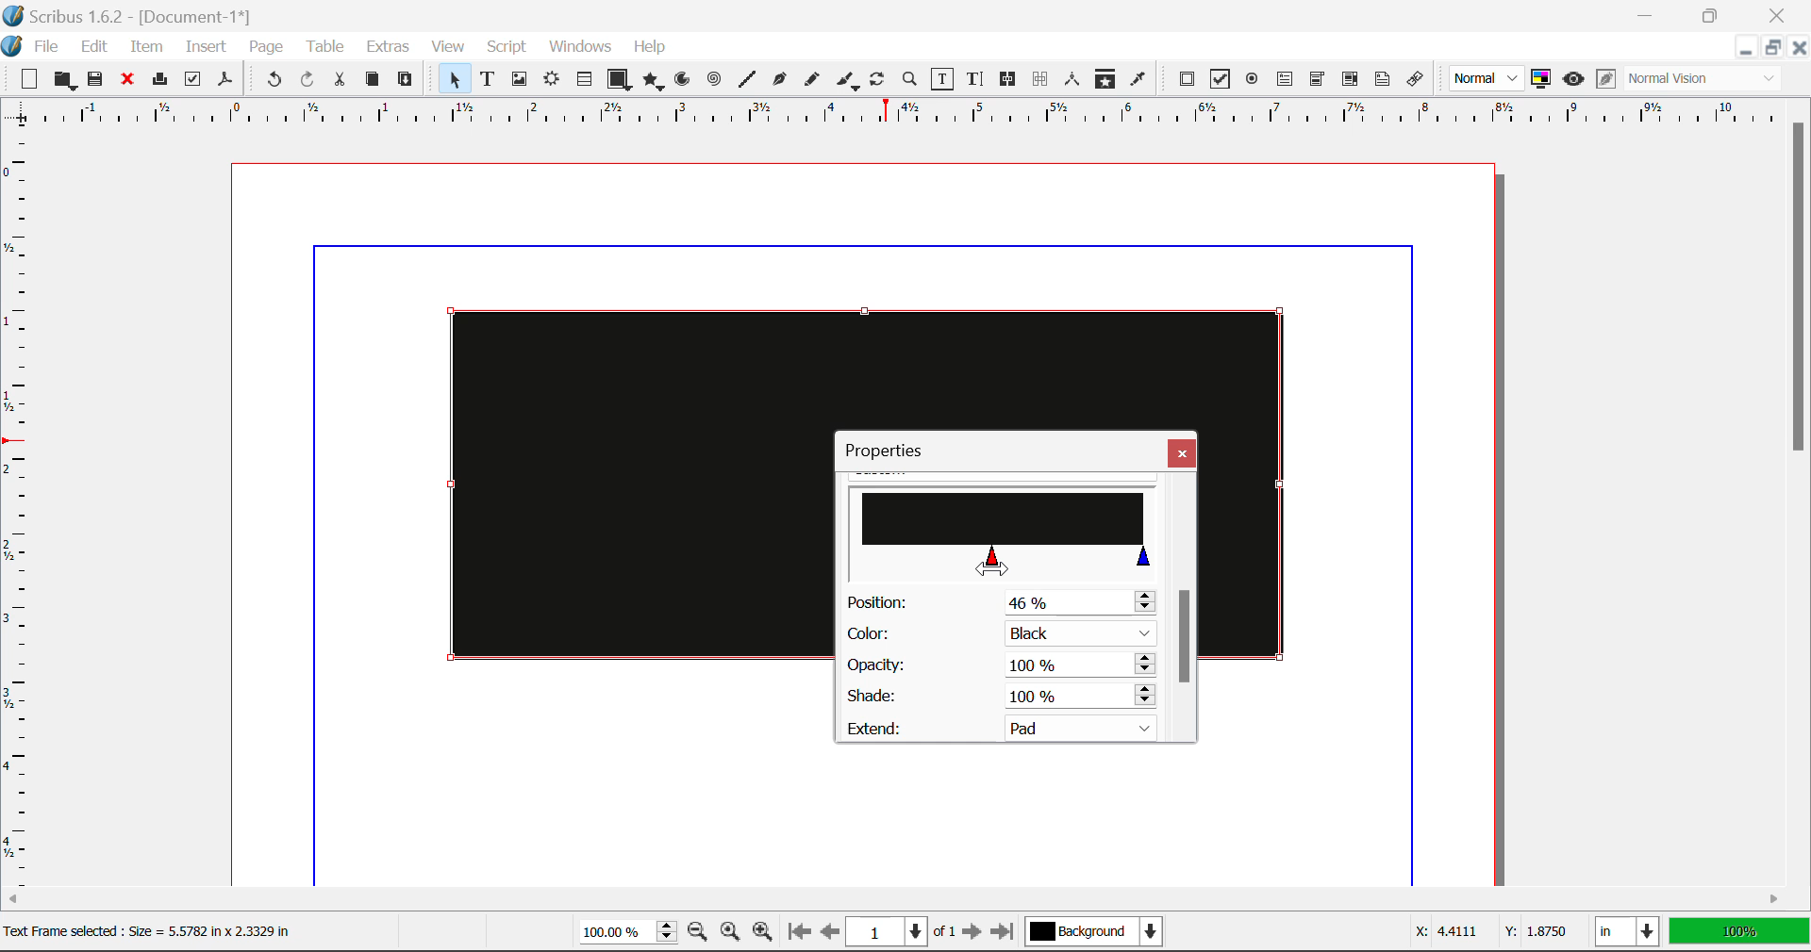 Image resolution: width=1811 pixels, height=952 pixels. I want to click on Text Frame selected : Size = 5.5782 in x 2.3329 in, so click(157, 931).